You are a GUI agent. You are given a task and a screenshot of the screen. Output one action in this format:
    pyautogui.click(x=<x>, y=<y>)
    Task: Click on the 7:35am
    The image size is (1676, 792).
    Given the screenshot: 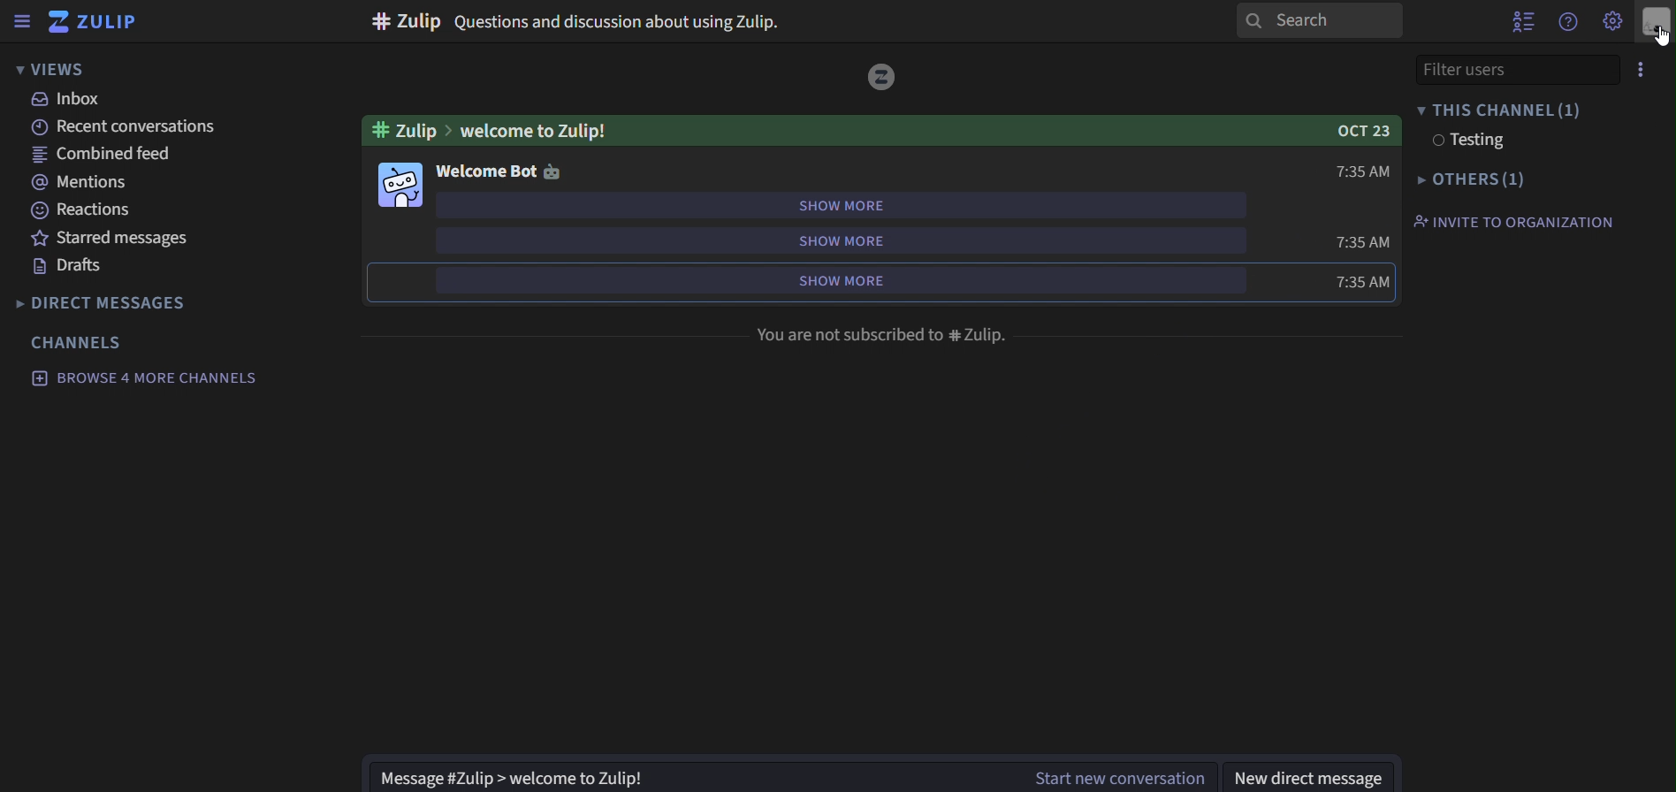 What is the action you would take?
    pyautogui.click(x=1367, y=242)
    